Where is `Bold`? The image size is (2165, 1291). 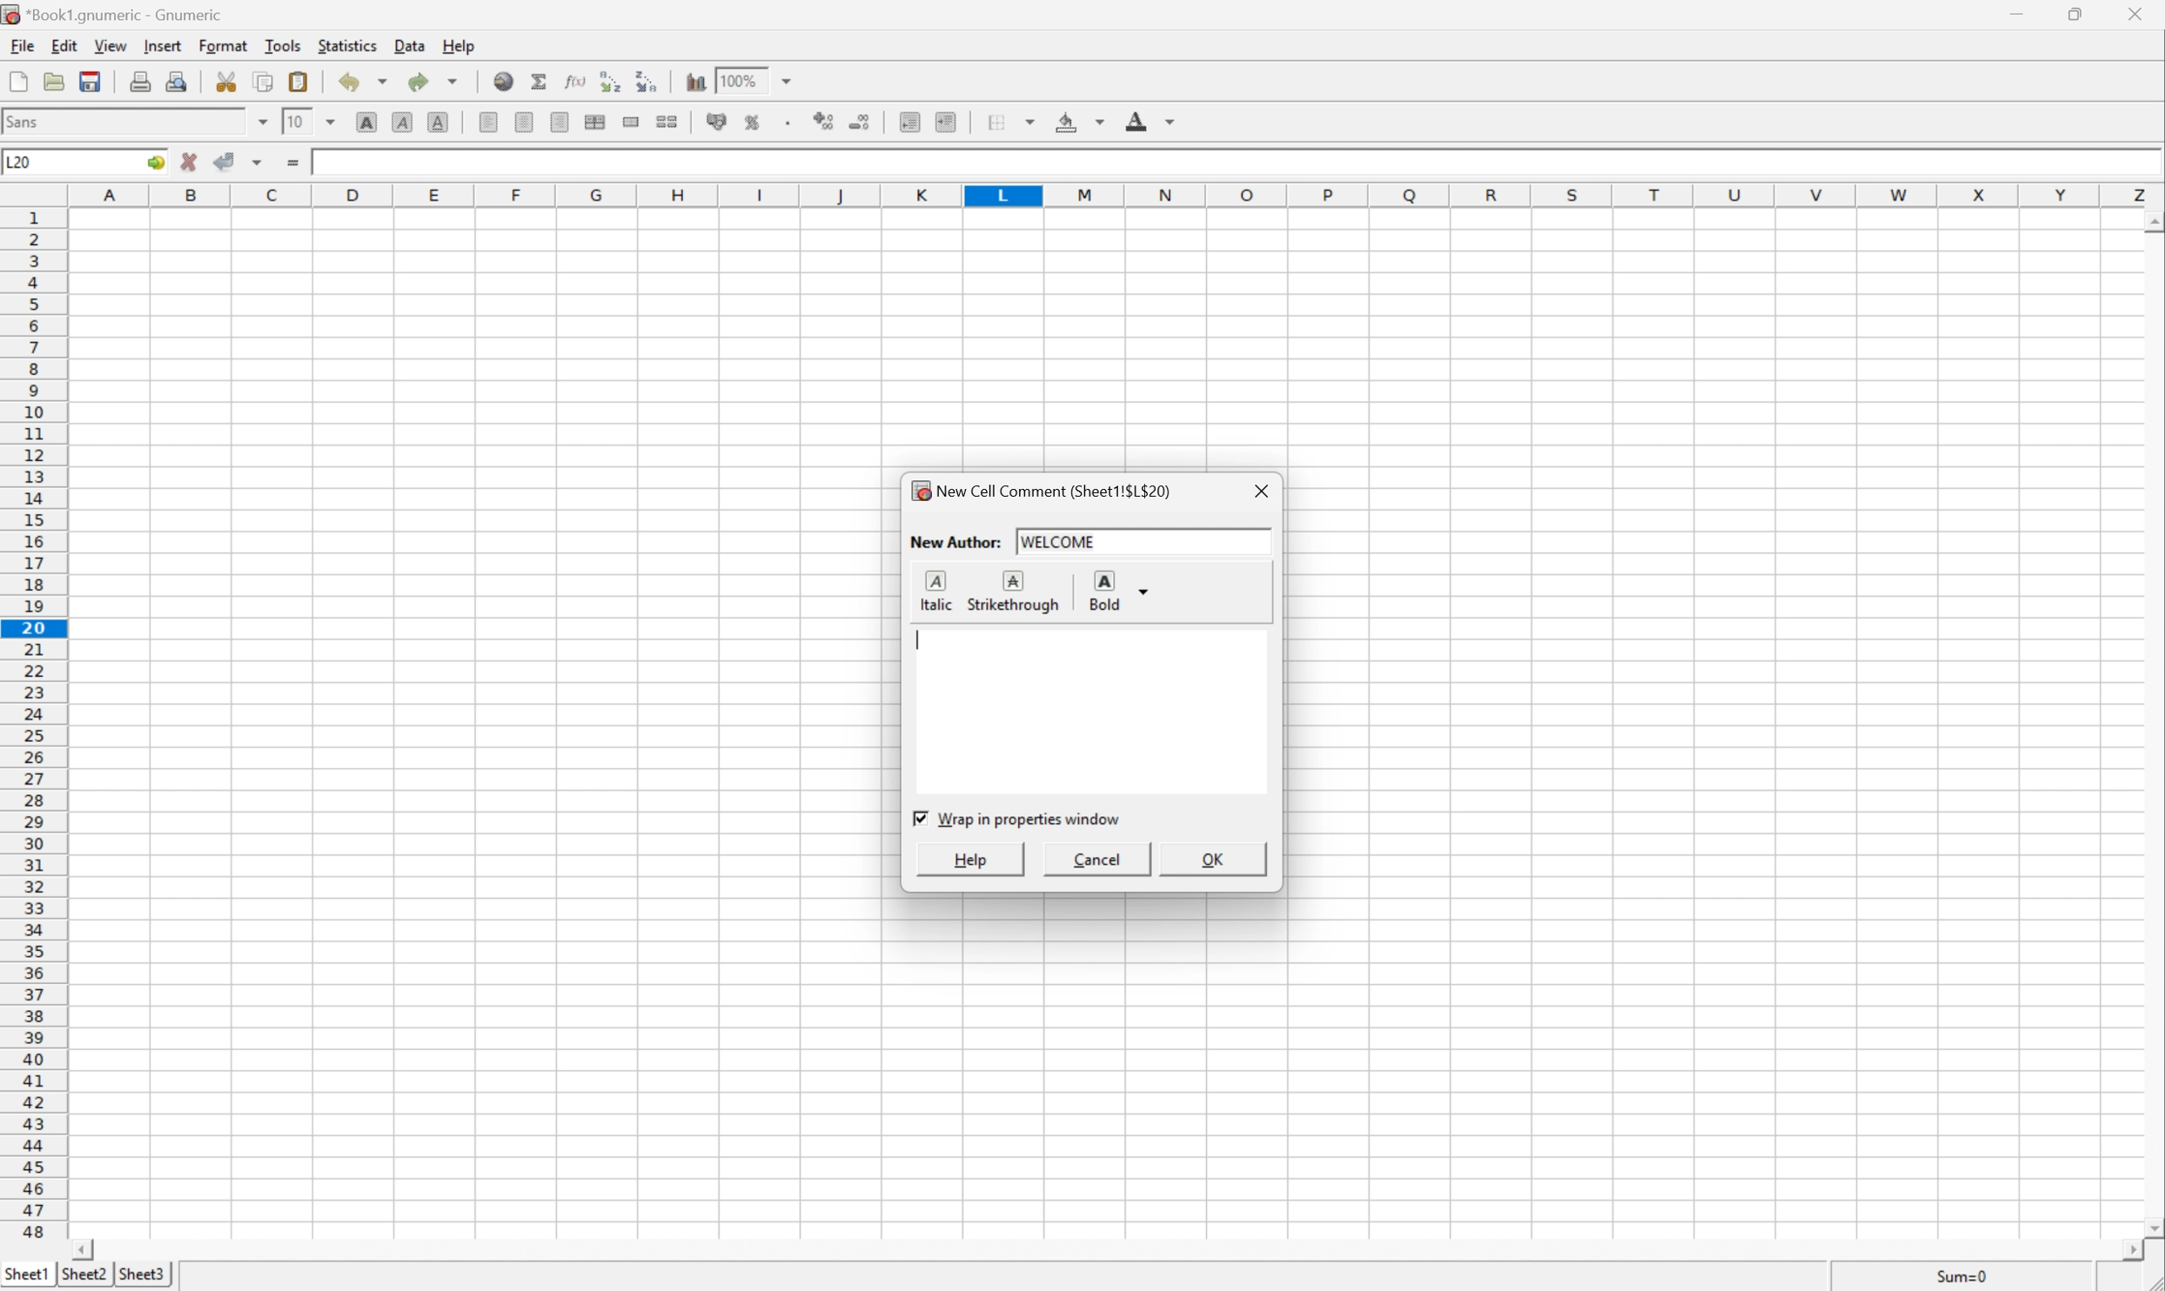 Bold is located at coordinates (364, 121).